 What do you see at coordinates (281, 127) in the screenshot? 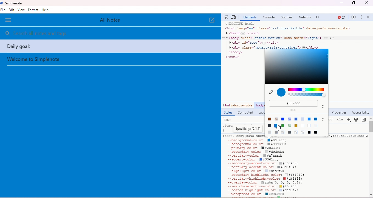
I see `cursor movement` at bounding box center [281, 127].